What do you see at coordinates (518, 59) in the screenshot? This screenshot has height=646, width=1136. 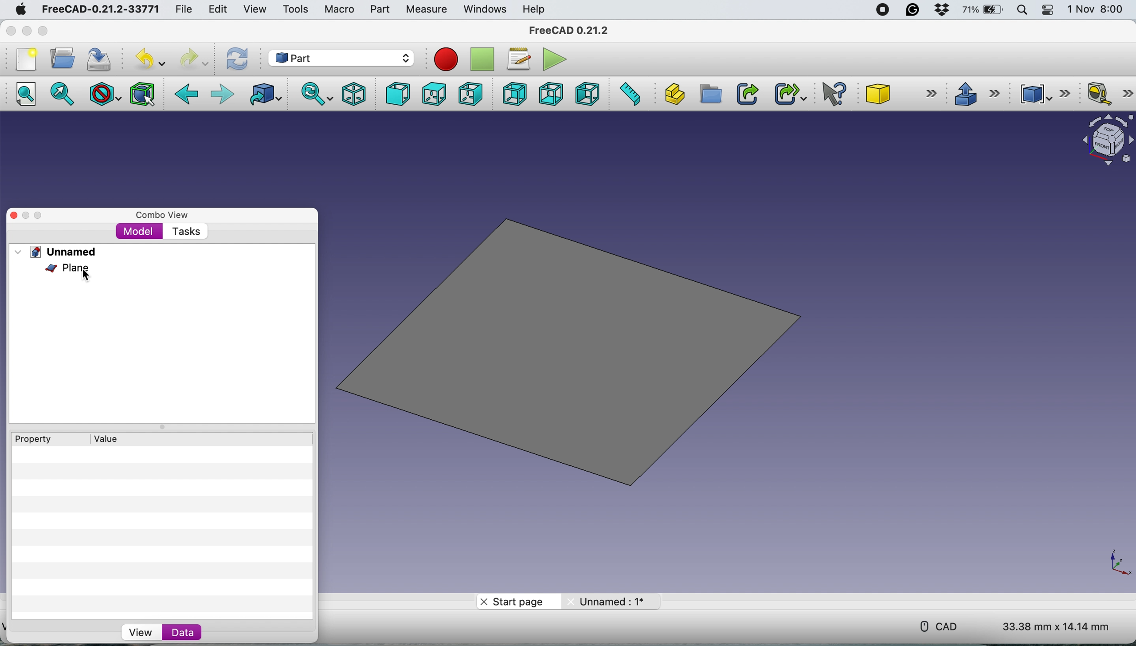 I see `macros` at bounding box center [518, 59].